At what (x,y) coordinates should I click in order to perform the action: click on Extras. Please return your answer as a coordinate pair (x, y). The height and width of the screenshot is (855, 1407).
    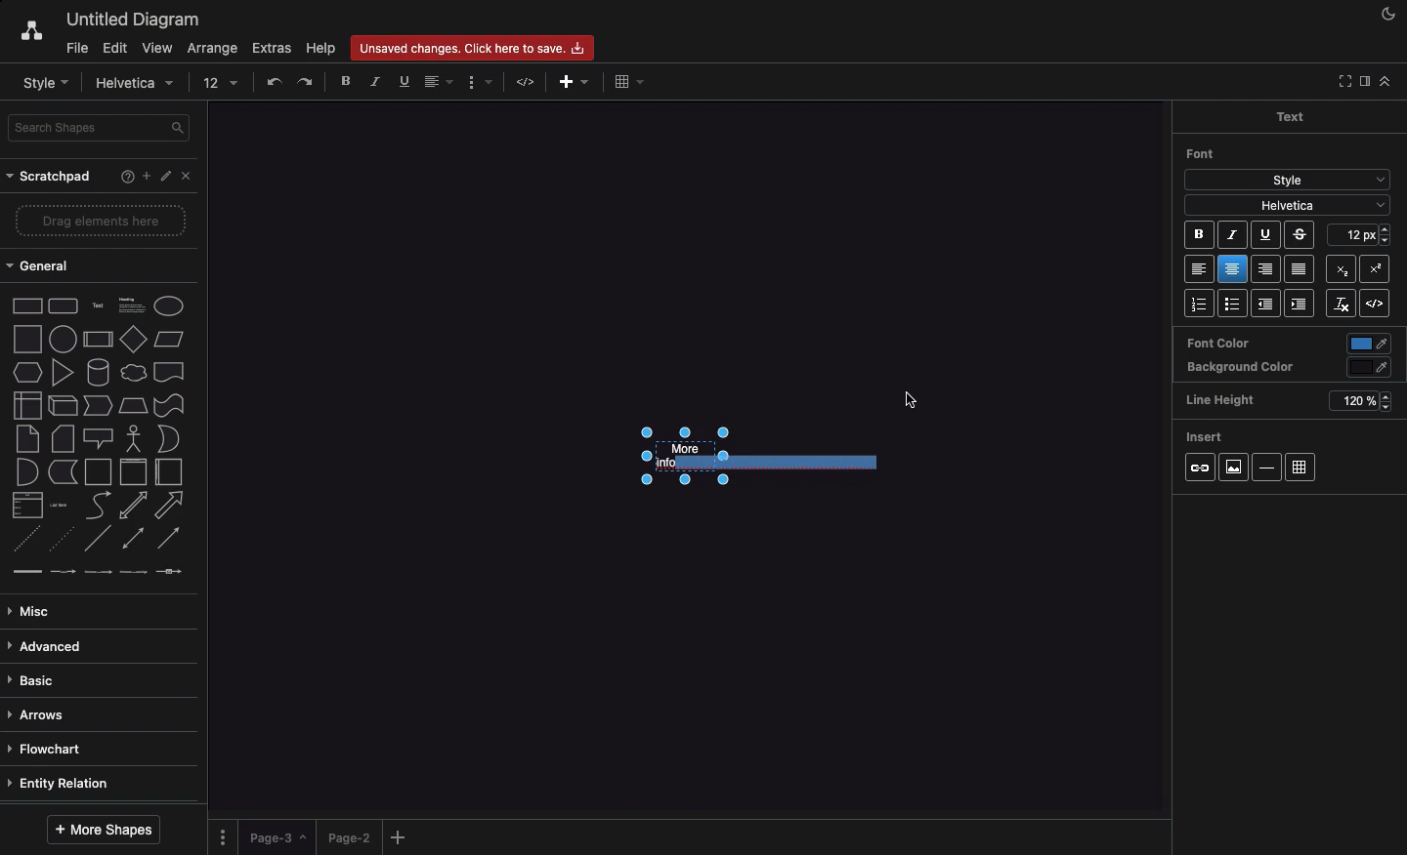
    Looking at the image, I should click on (273, 48).